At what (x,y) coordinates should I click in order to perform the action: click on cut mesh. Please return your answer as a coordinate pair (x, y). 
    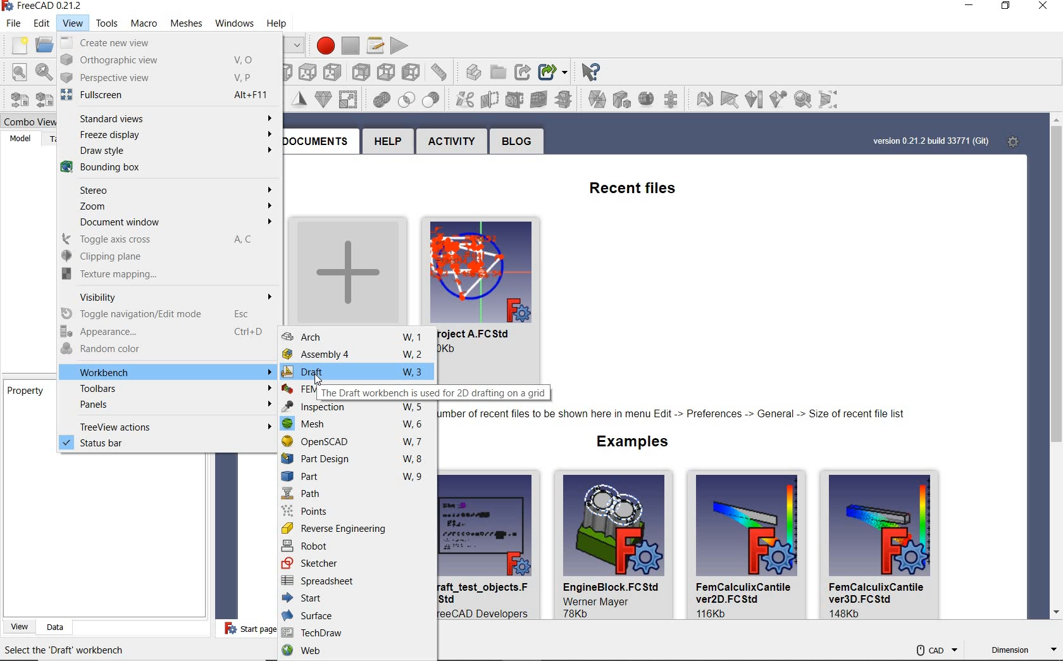
    Looking at the image, I should click on (437, 99).